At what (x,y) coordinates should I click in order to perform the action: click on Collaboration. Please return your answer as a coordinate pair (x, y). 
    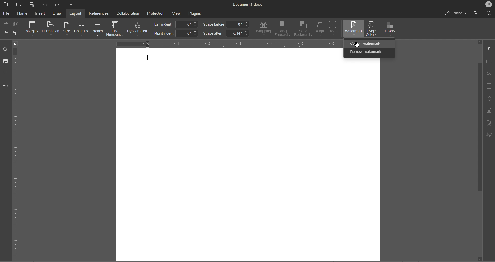
    Looking at the image, I should click on (126, 13).